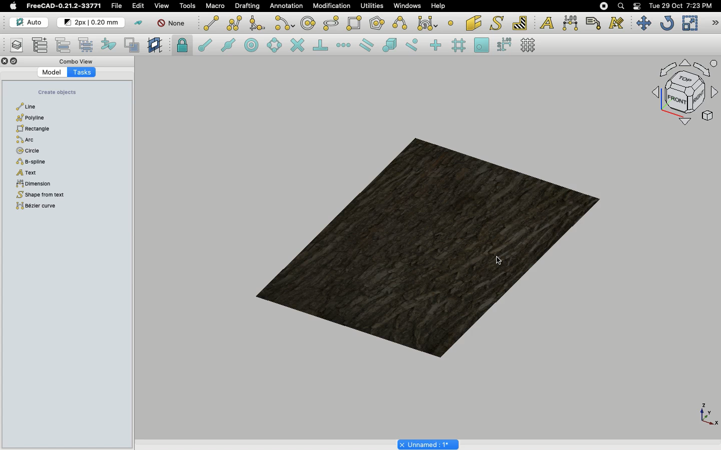 The image size is (721, 450). Describe the element at coordinates (376, 23) in the screenshot. I see `Polygon` at that location.